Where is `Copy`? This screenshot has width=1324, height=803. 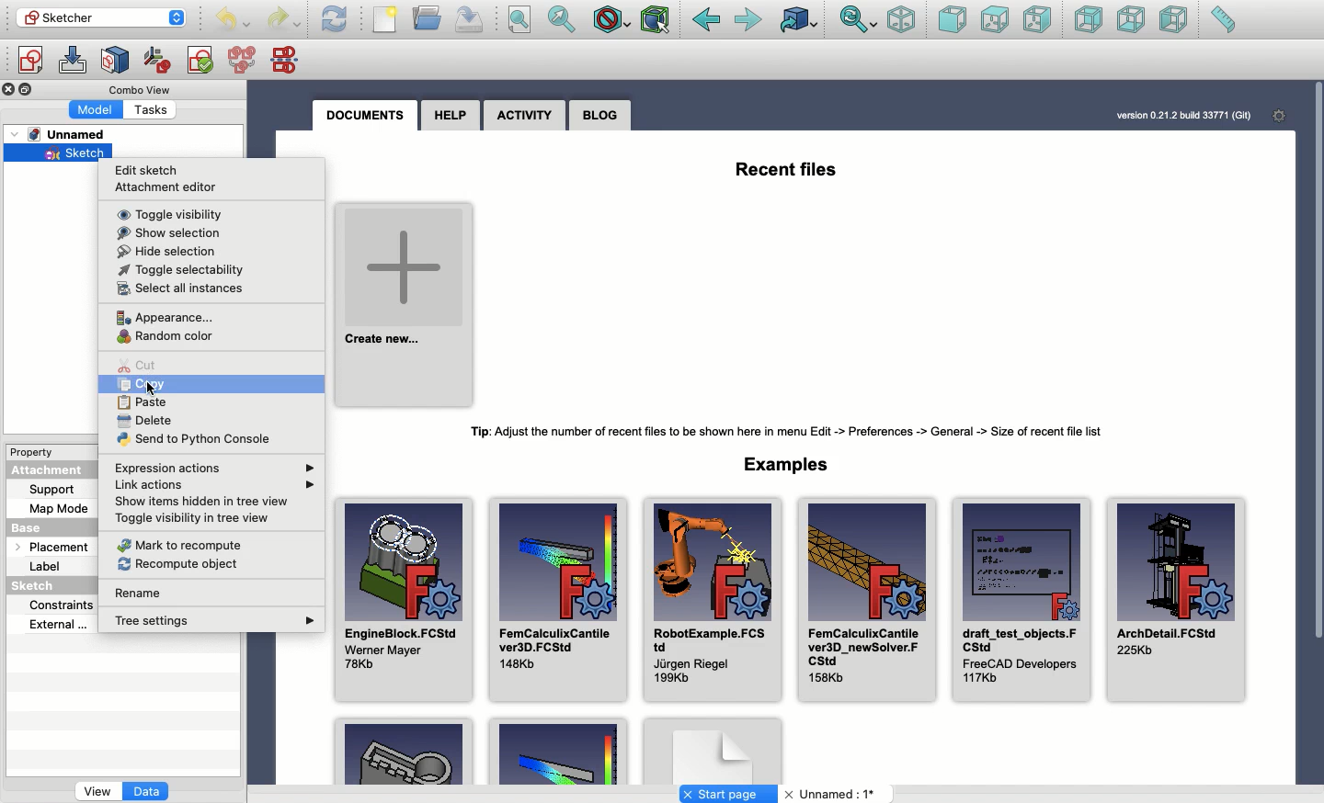
Copy is located at coordinates (158, 384).